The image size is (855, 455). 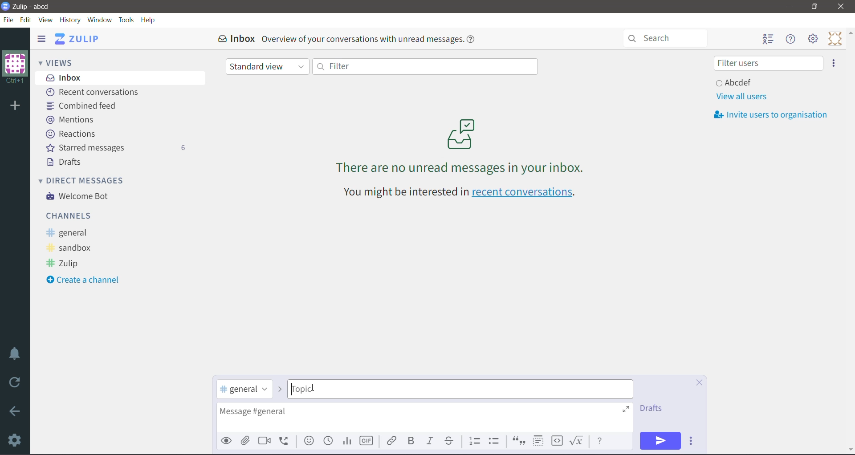 I want to click on User and Status, so click(x=736, y=82).